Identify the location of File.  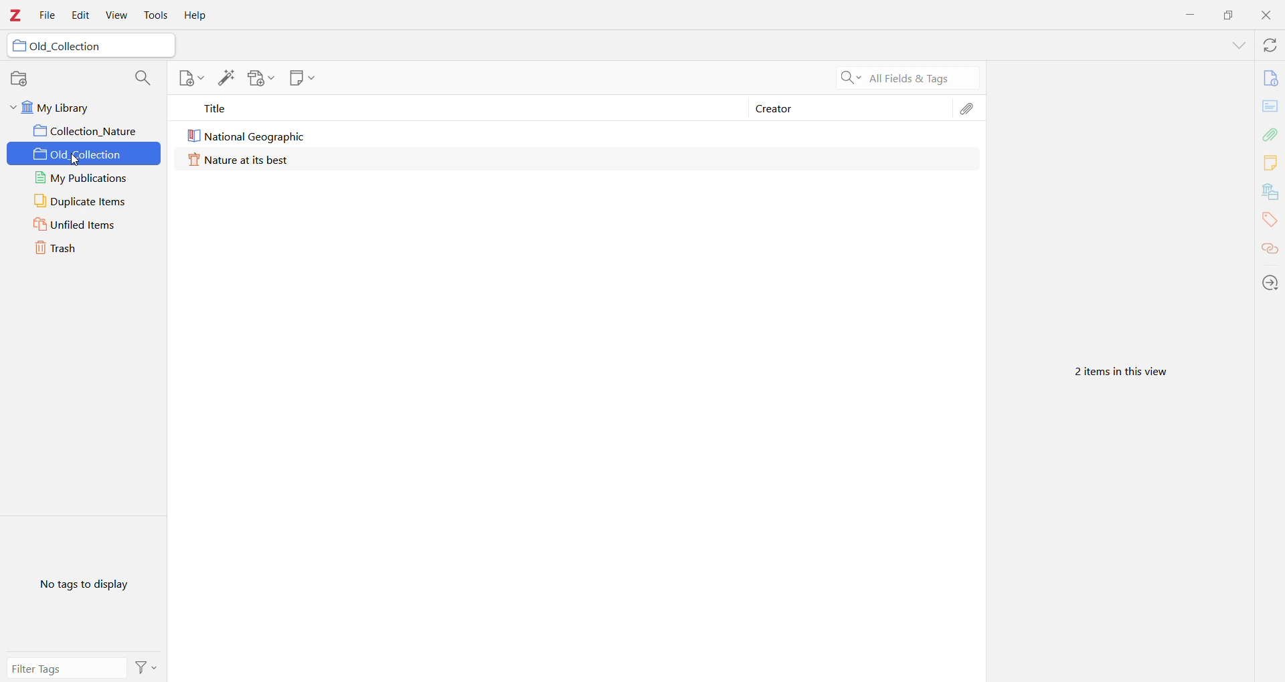
(48, 17).